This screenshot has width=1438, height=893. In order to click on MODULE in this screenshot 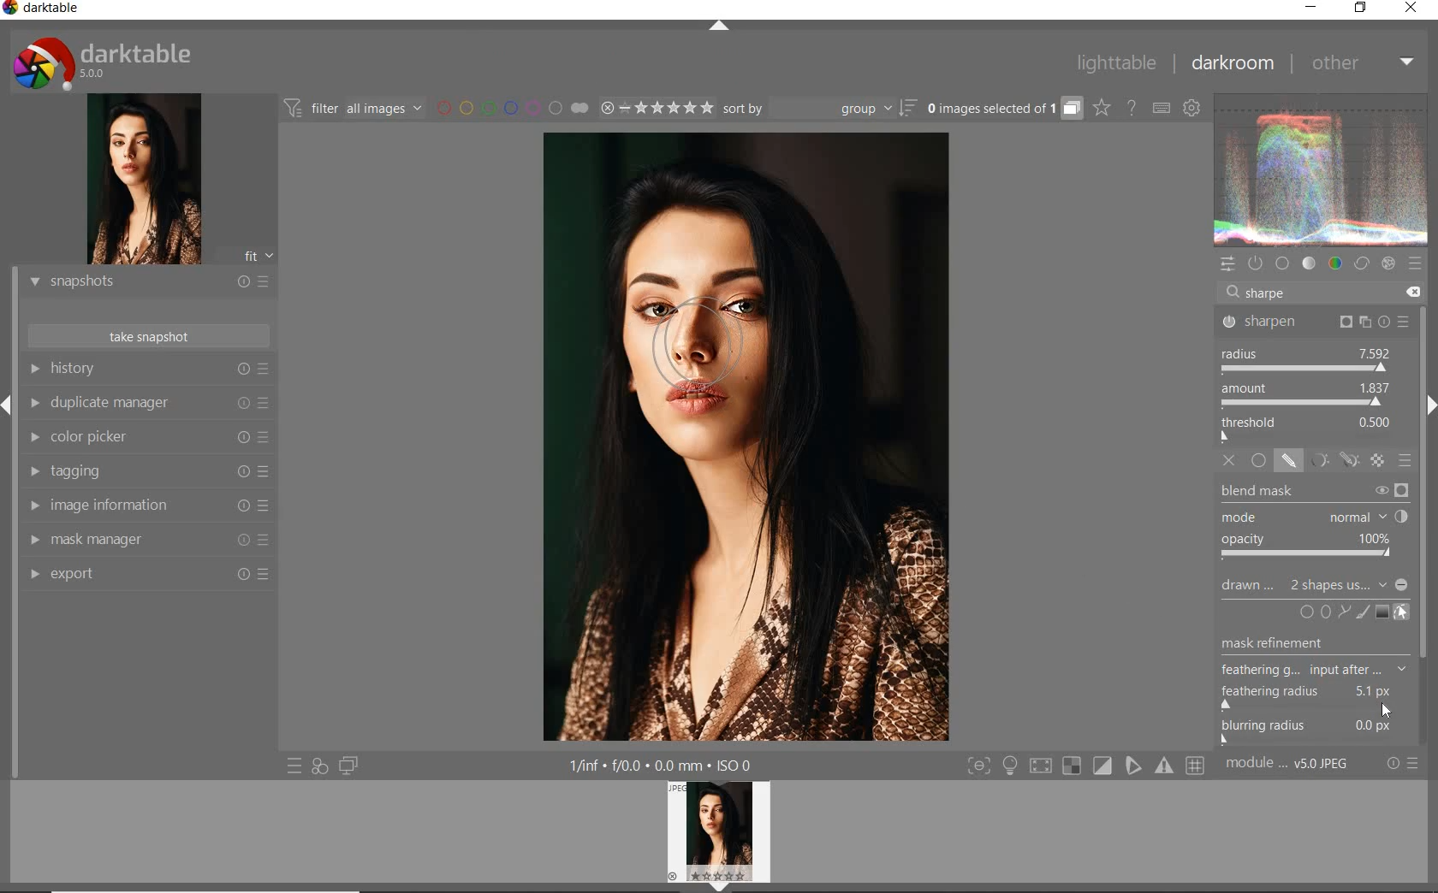, I will do `click(1291, 767)`.